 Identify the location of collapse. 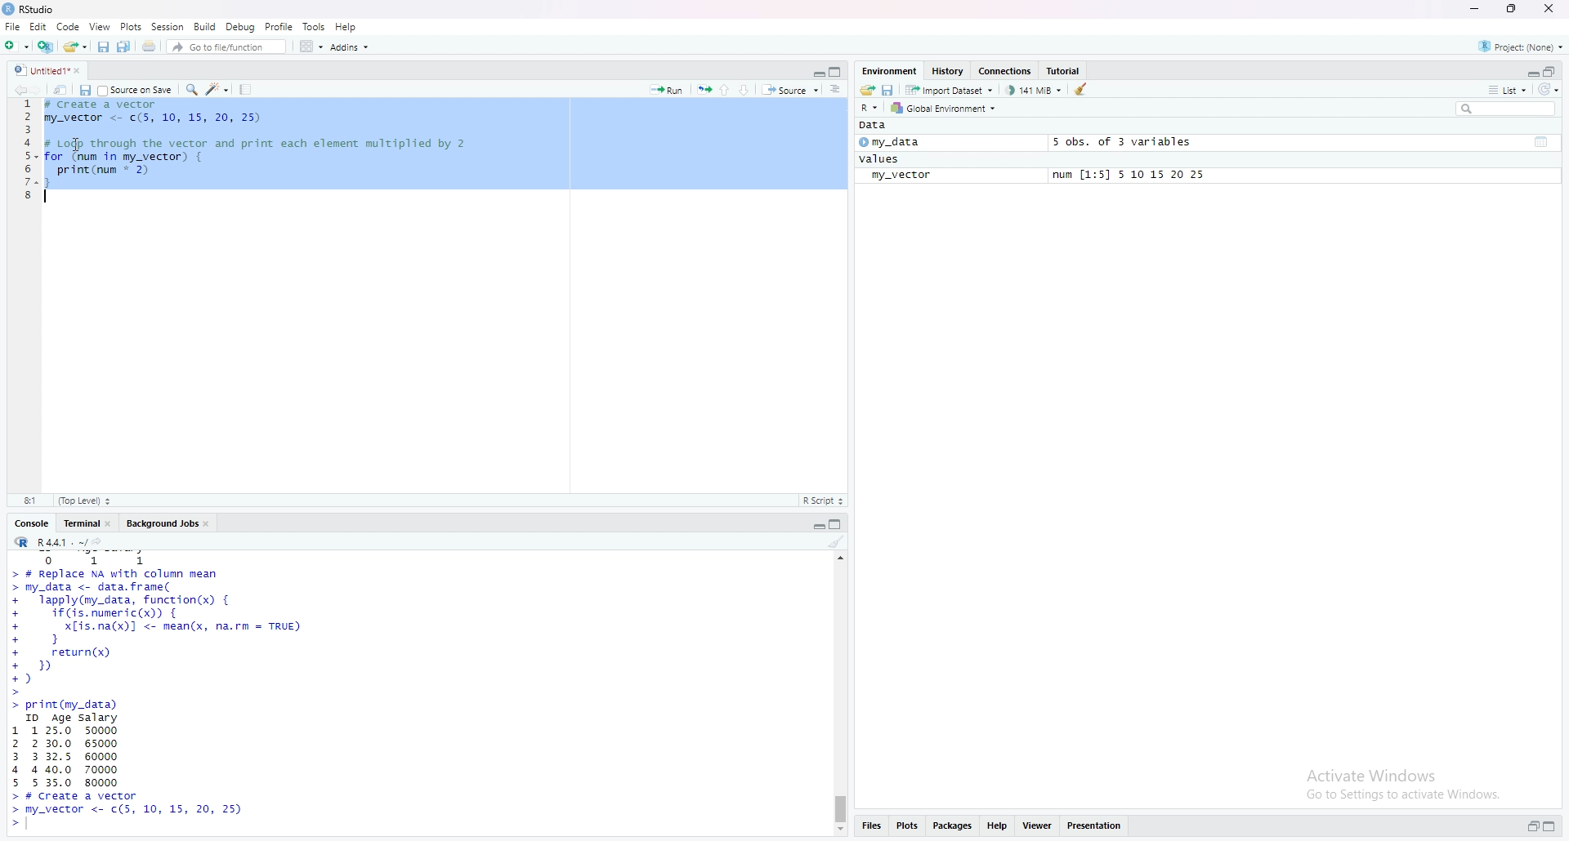
(1544, 142).